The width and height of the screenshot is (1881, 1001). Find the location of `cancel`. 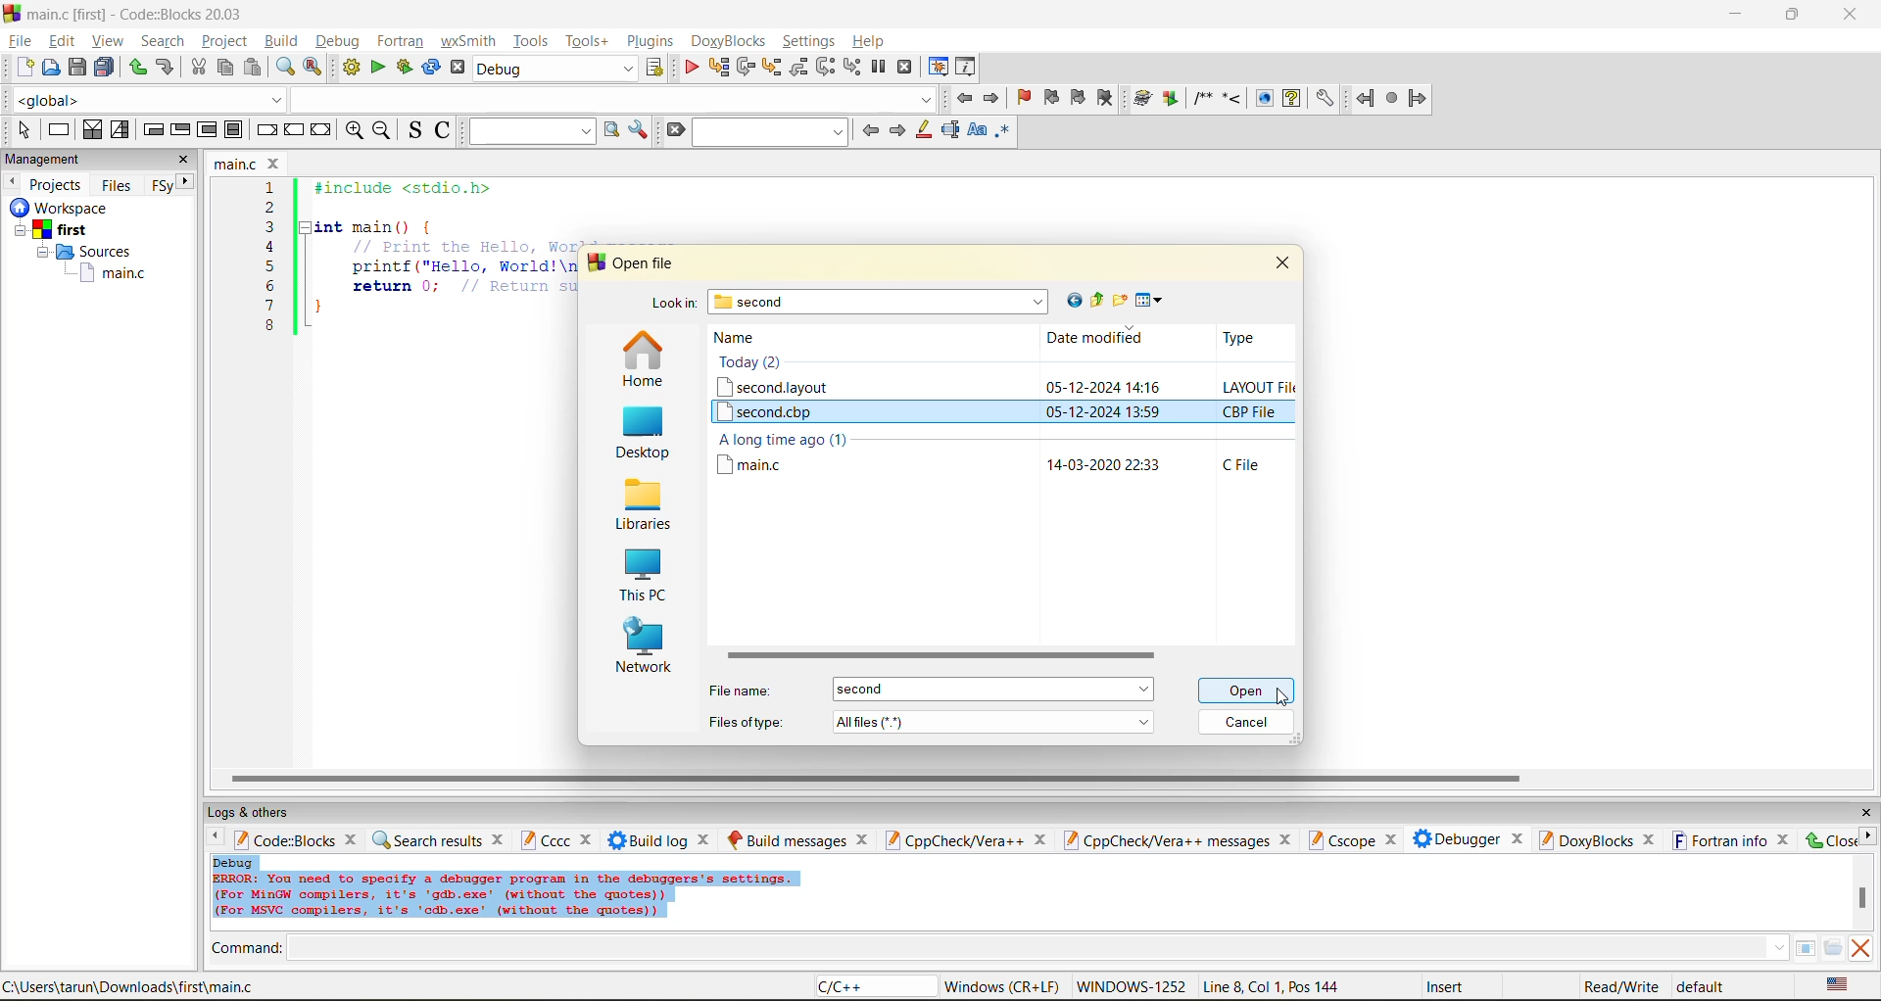

cancel is located at coordinates (1247, 724).